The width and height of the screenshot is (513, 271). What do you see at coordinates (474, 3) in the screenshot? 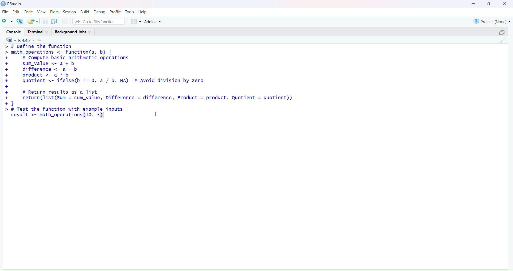
I see `Minimize` at bounding box center [474, 3].